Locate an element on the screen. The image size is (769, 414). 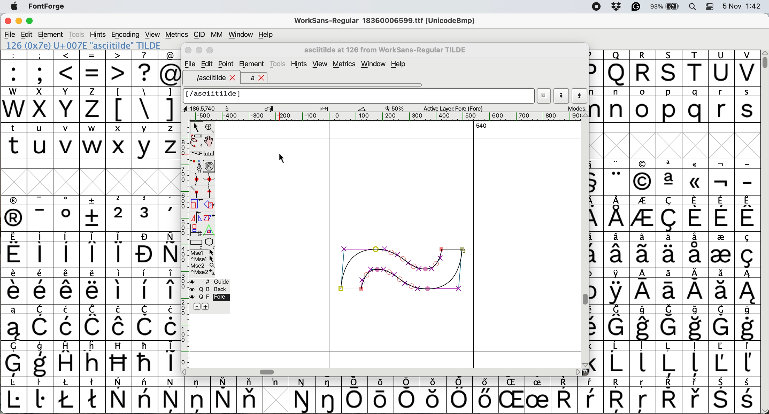
symbol is located at coordinates (617, 359).